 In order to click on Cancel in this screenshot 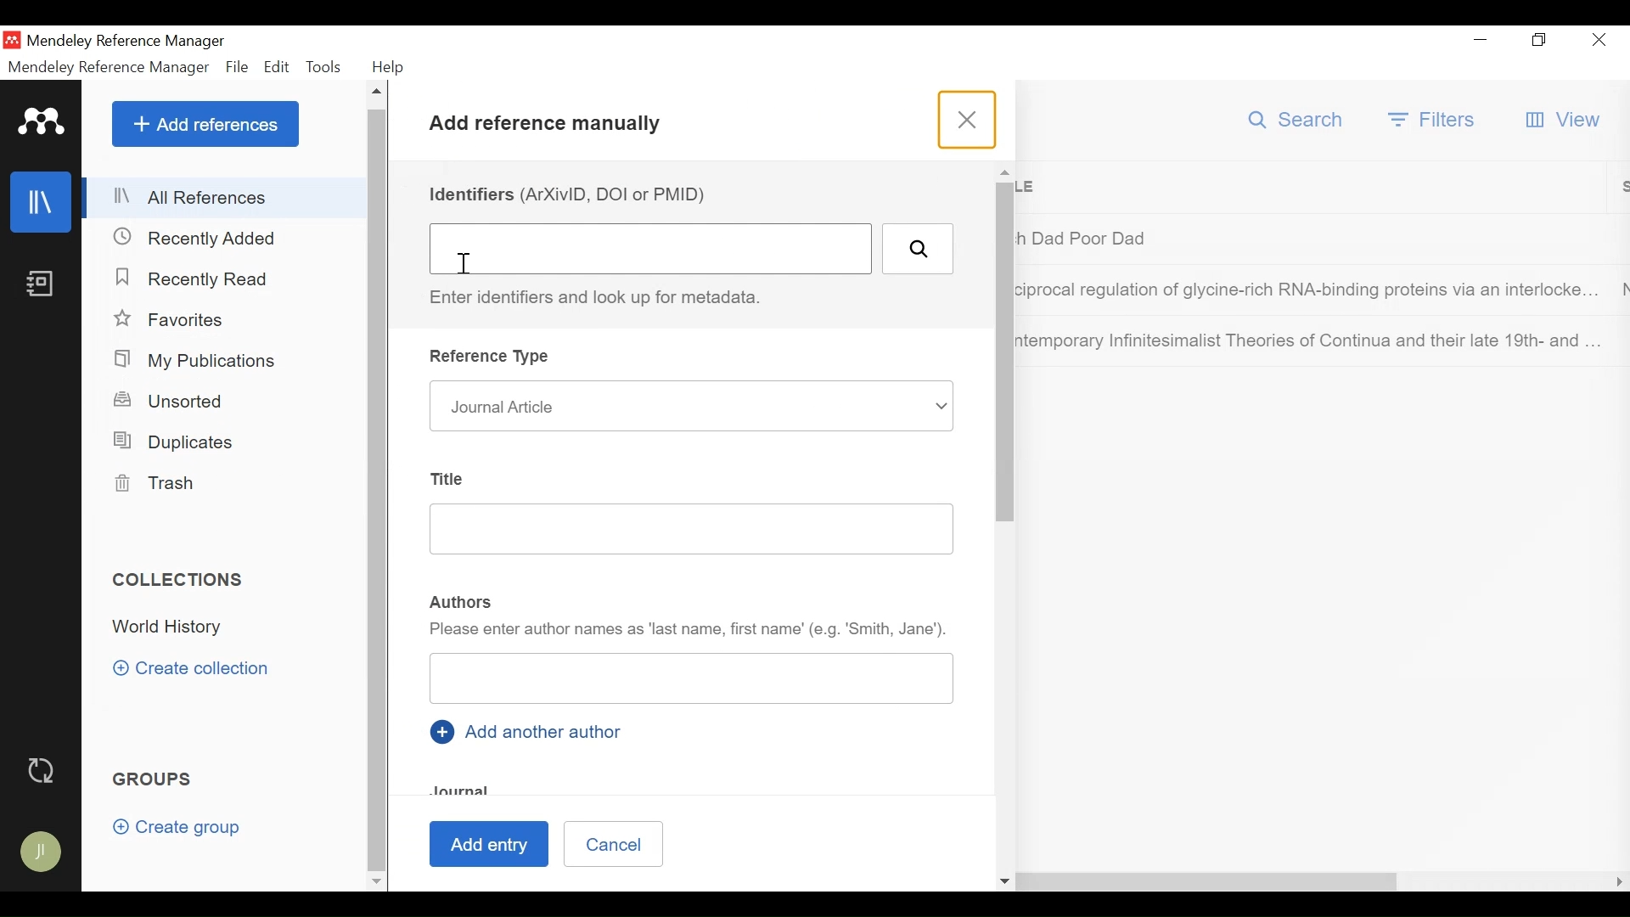, I will do `click(615, 844)`.